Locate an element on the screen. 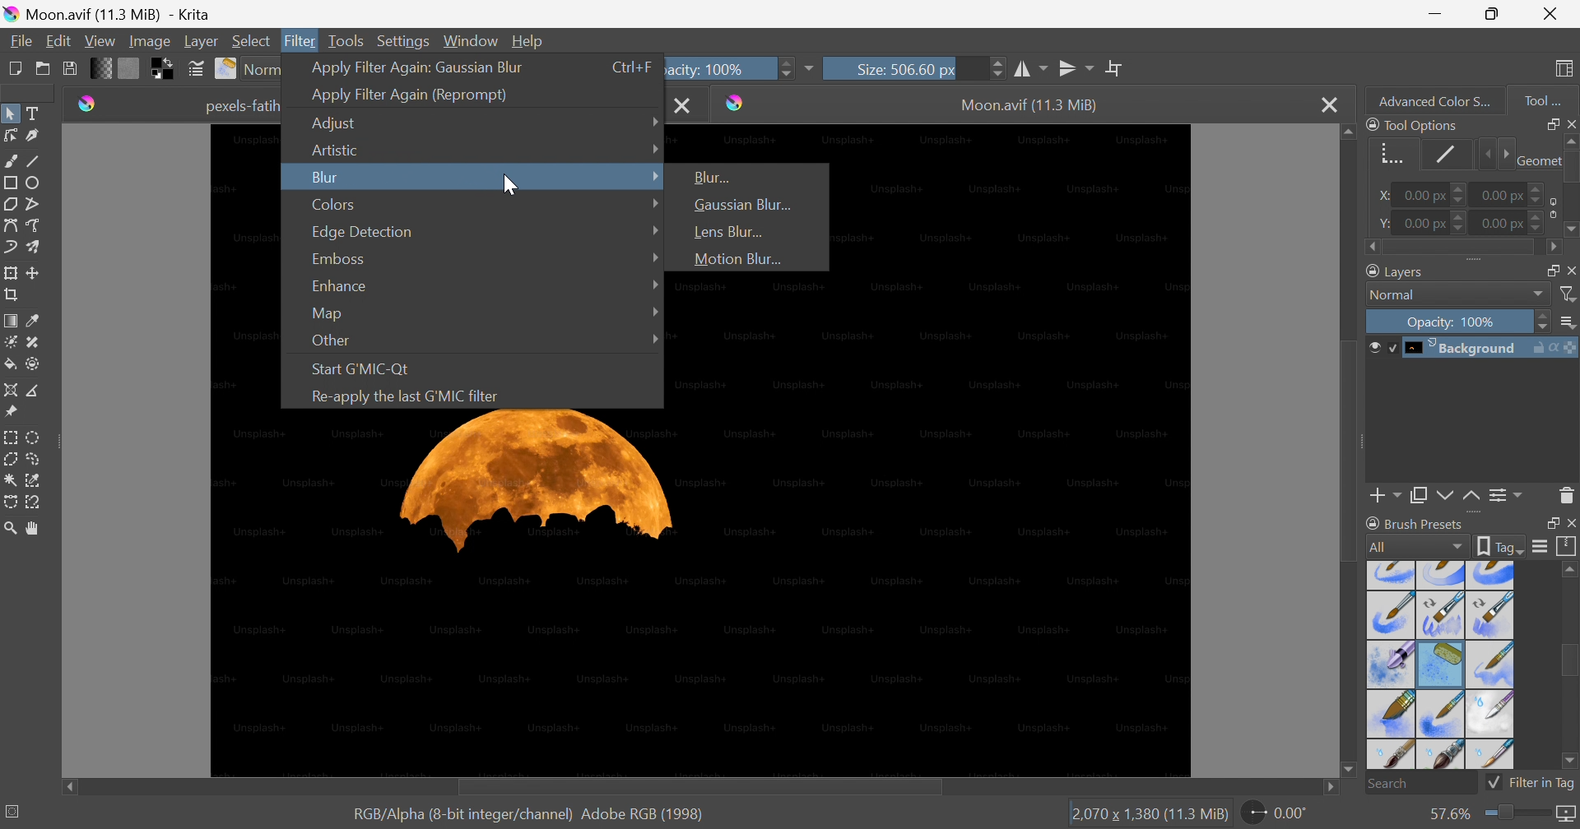 This screenshot has width=1580, height=829. Drop Down is located at coordinates (656, 149).